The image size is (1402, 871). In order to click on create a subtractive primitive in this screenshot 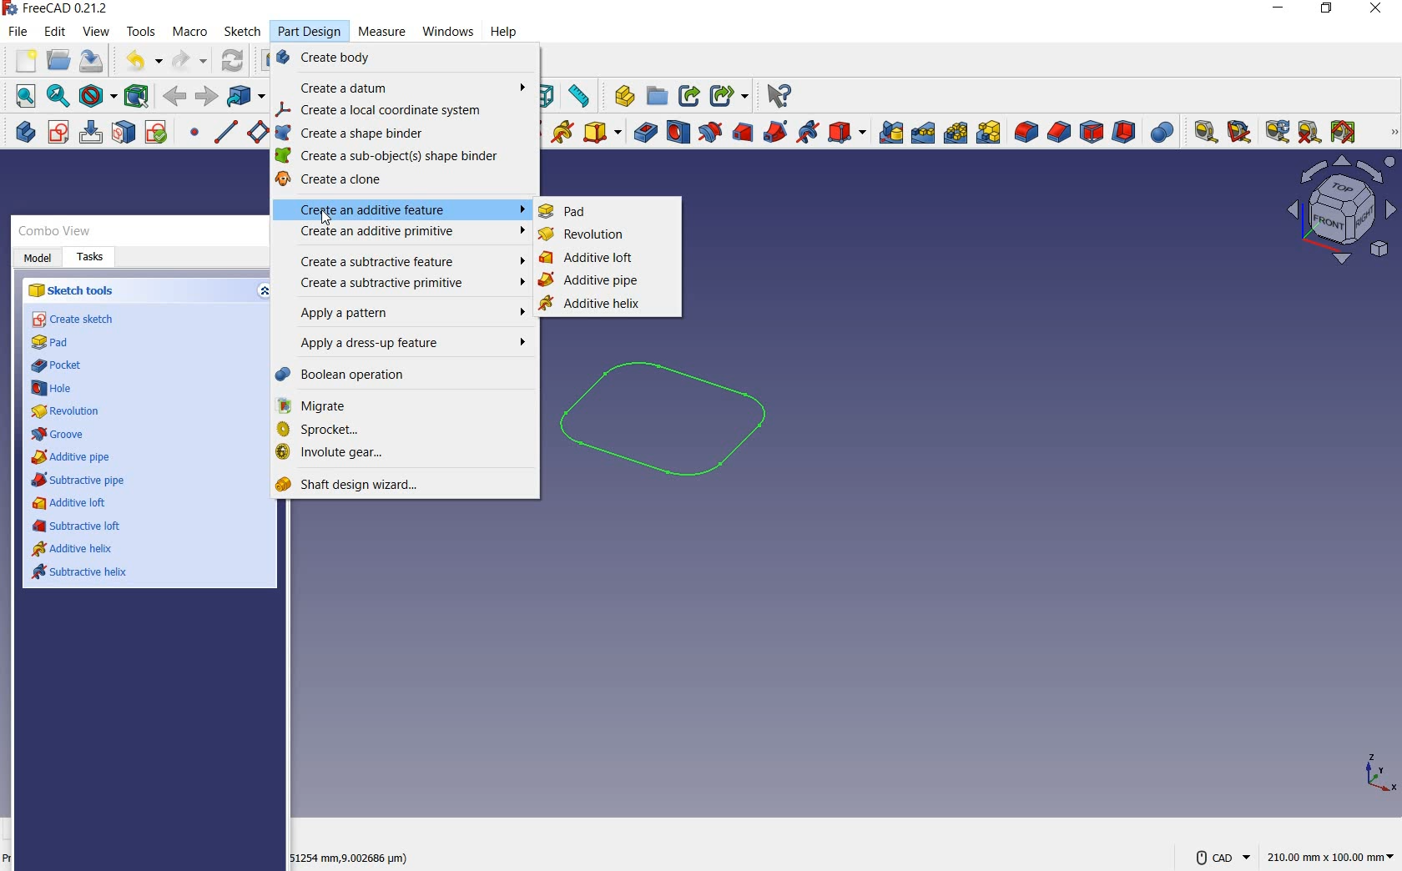, I will do `click(849, 131)`.